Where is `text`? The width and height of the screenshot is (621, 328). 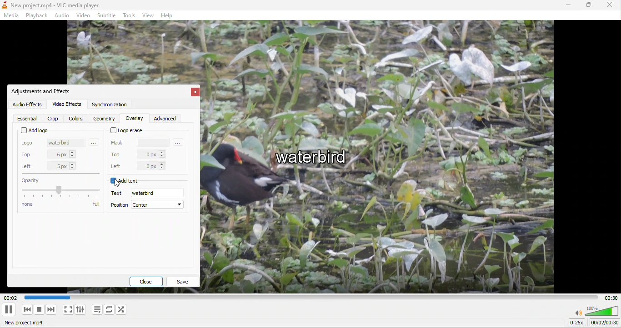 text is located at coordinates (119, 193).